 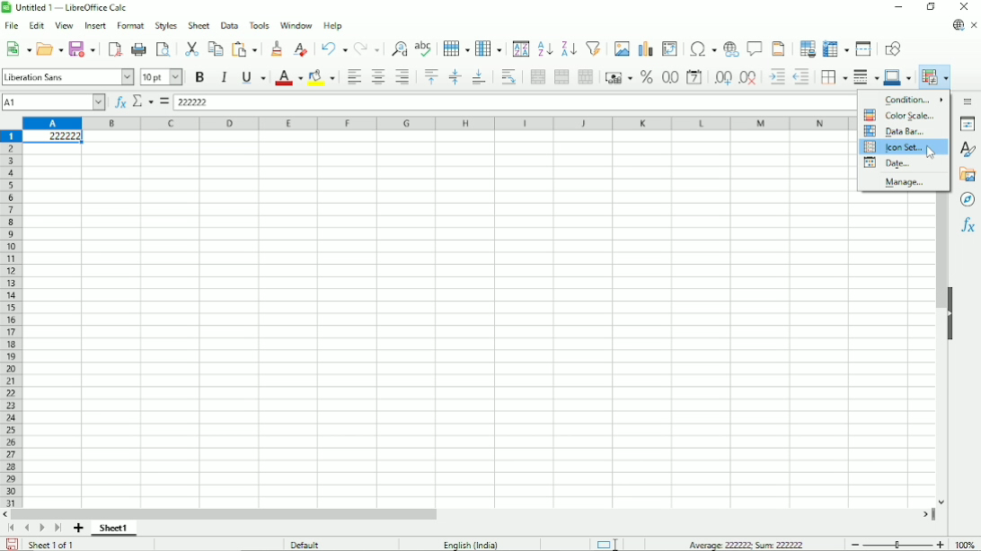 What do you see at coordinates (731, 49) in the screenshot?
I see `Insert hyperlink` at bounding box center [731, 49].